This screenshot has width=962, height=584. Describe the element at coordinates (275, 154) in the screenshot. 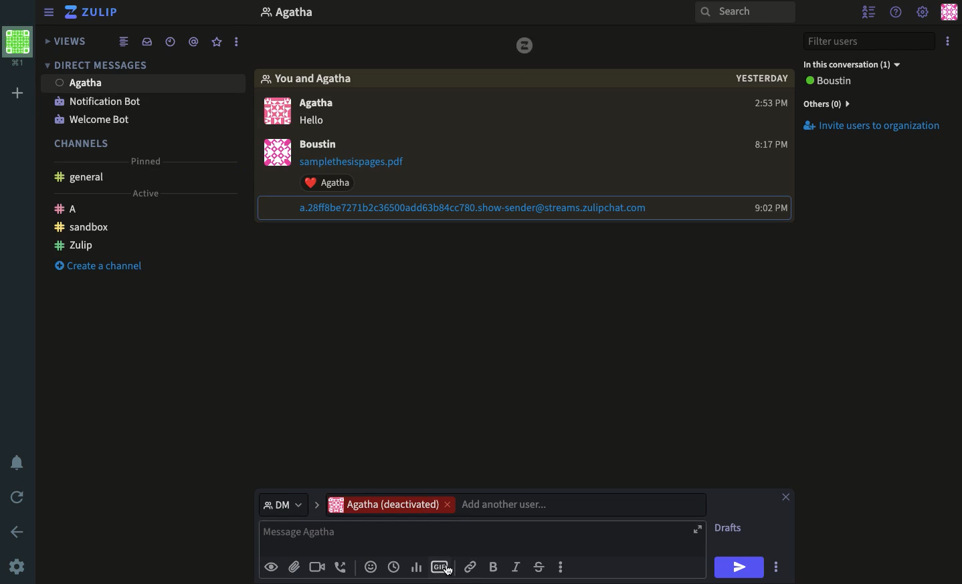

I see `Profile` at that location.